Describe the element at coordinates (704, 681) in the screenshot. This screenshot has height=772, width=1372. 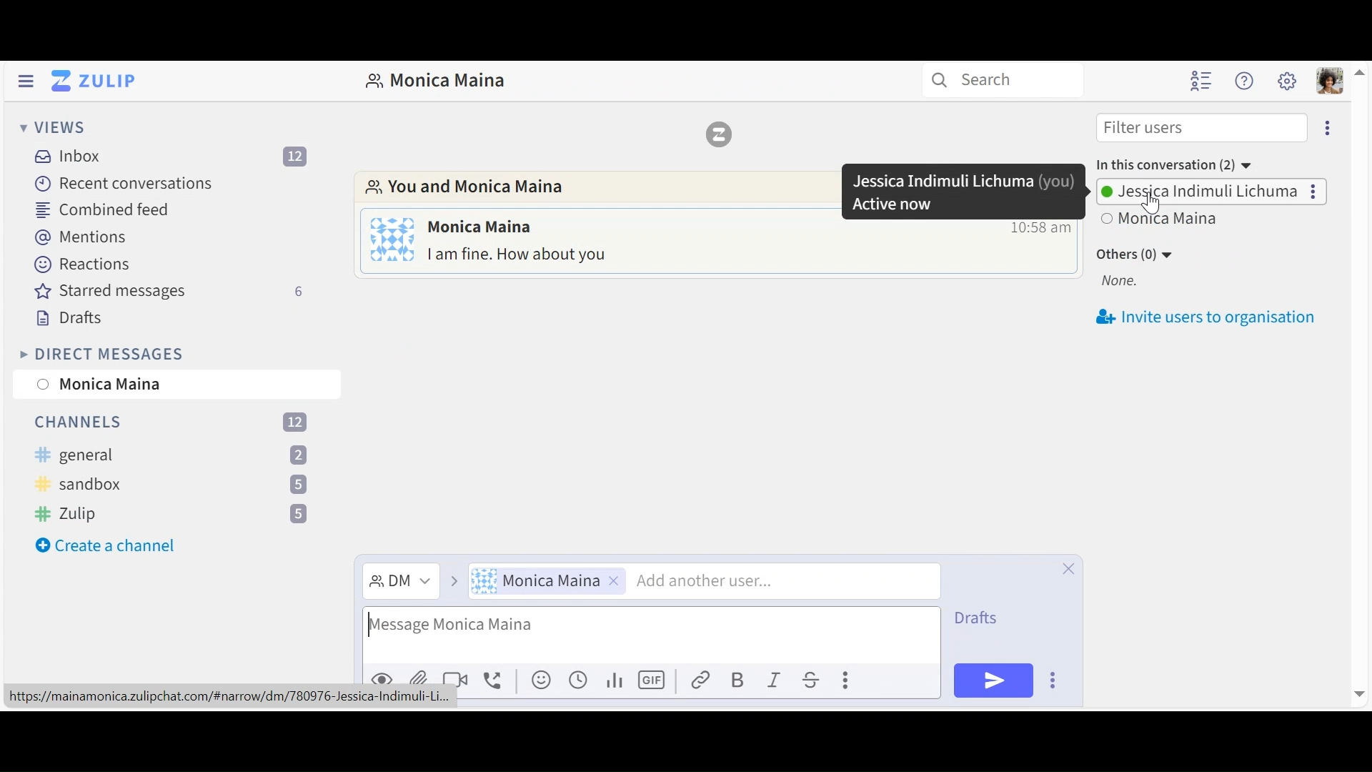
I see `Link` at that location.